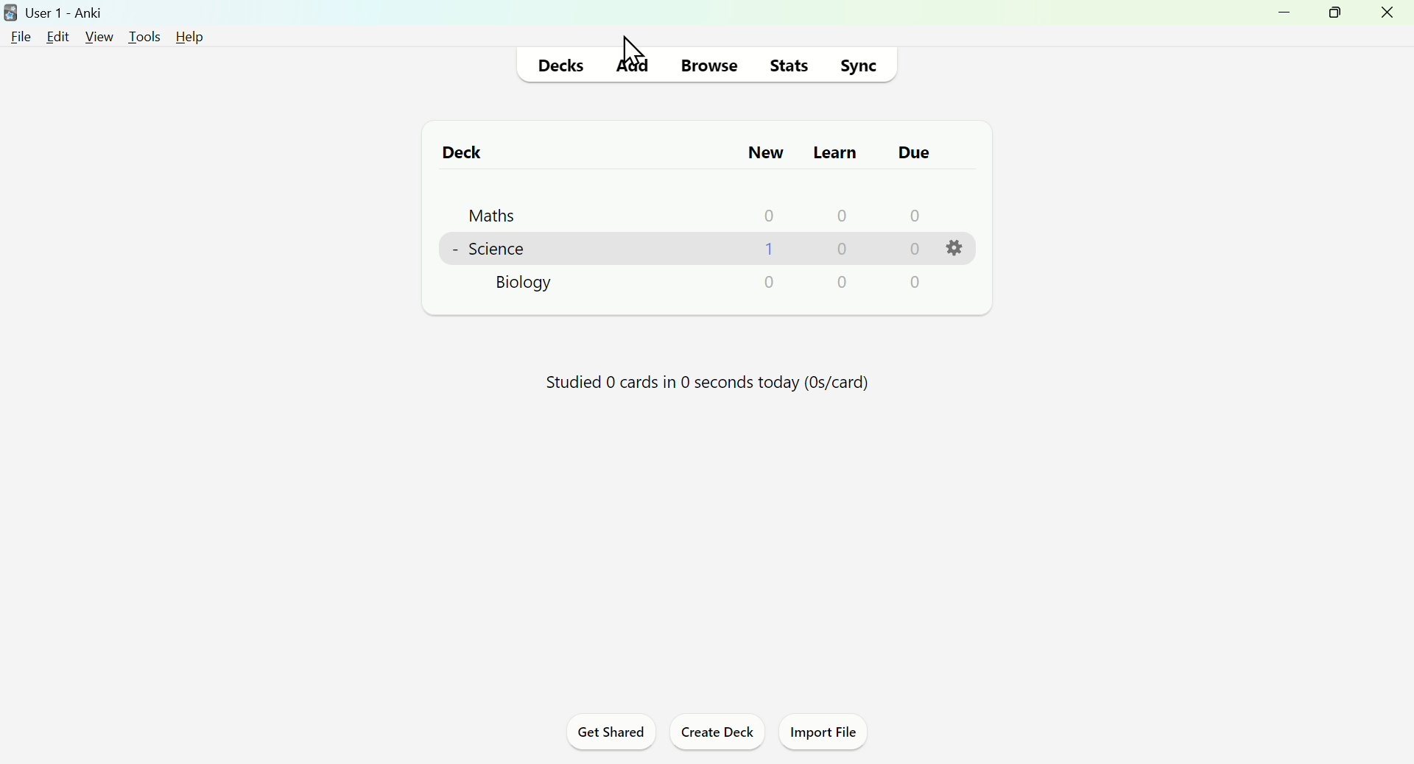 This screenshot has height=764, width=1414. What do you see at coordinates (714, 734) in the screenshot?
I see `Create Deck` at bounding box center [714, 734].